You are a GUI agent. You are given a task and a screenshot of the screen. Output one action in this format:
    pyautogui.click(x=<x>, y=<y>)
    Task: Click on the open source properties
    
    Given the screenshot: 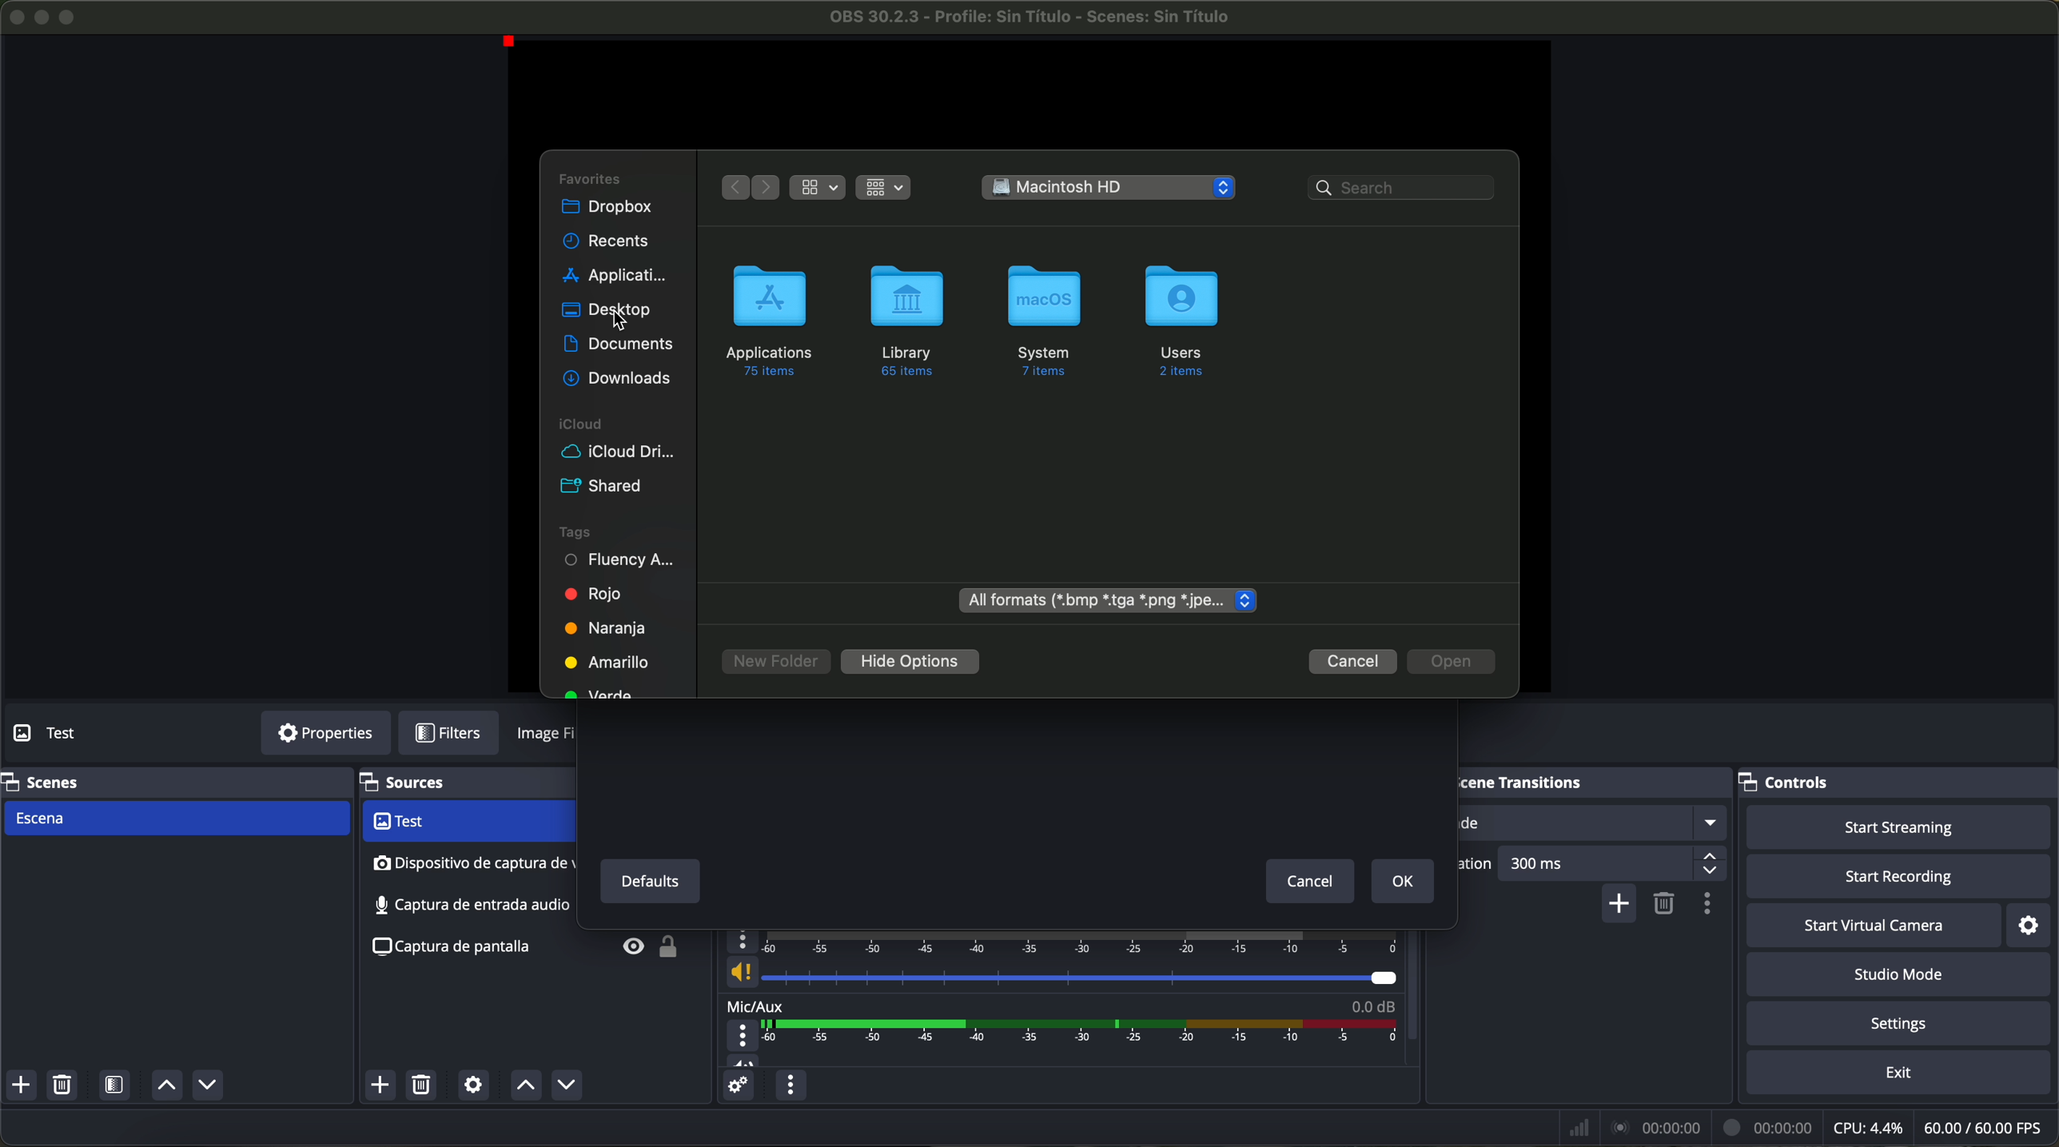 What is the action you would take?
    pyautogui.click(x=473, y=1085)
    